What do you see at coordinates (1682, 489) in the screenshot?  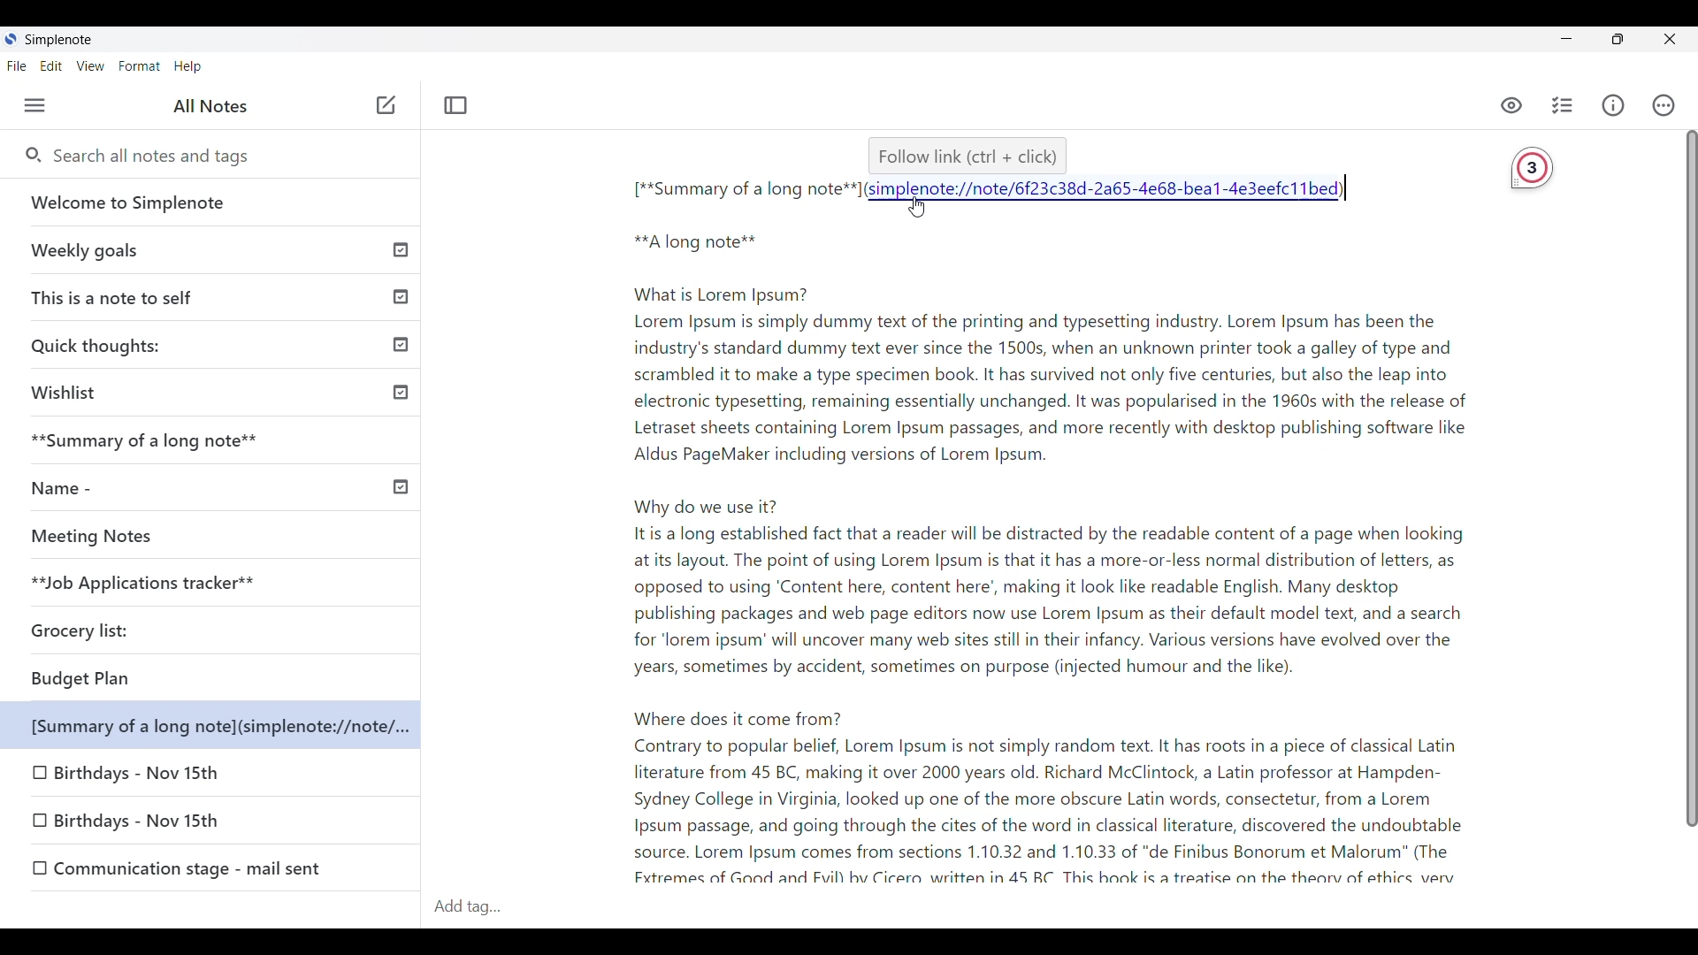 I see `Vertical scroll bar` at bounding box center [1682, 489].